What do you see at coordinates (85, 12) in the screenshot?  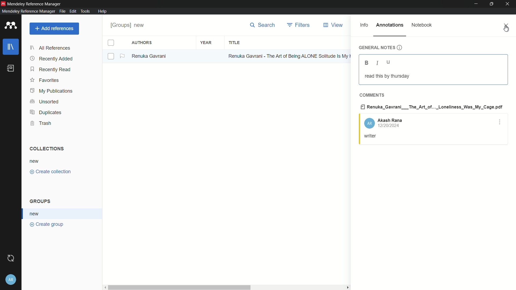 I see `tools` at bounding box center [85, 12].